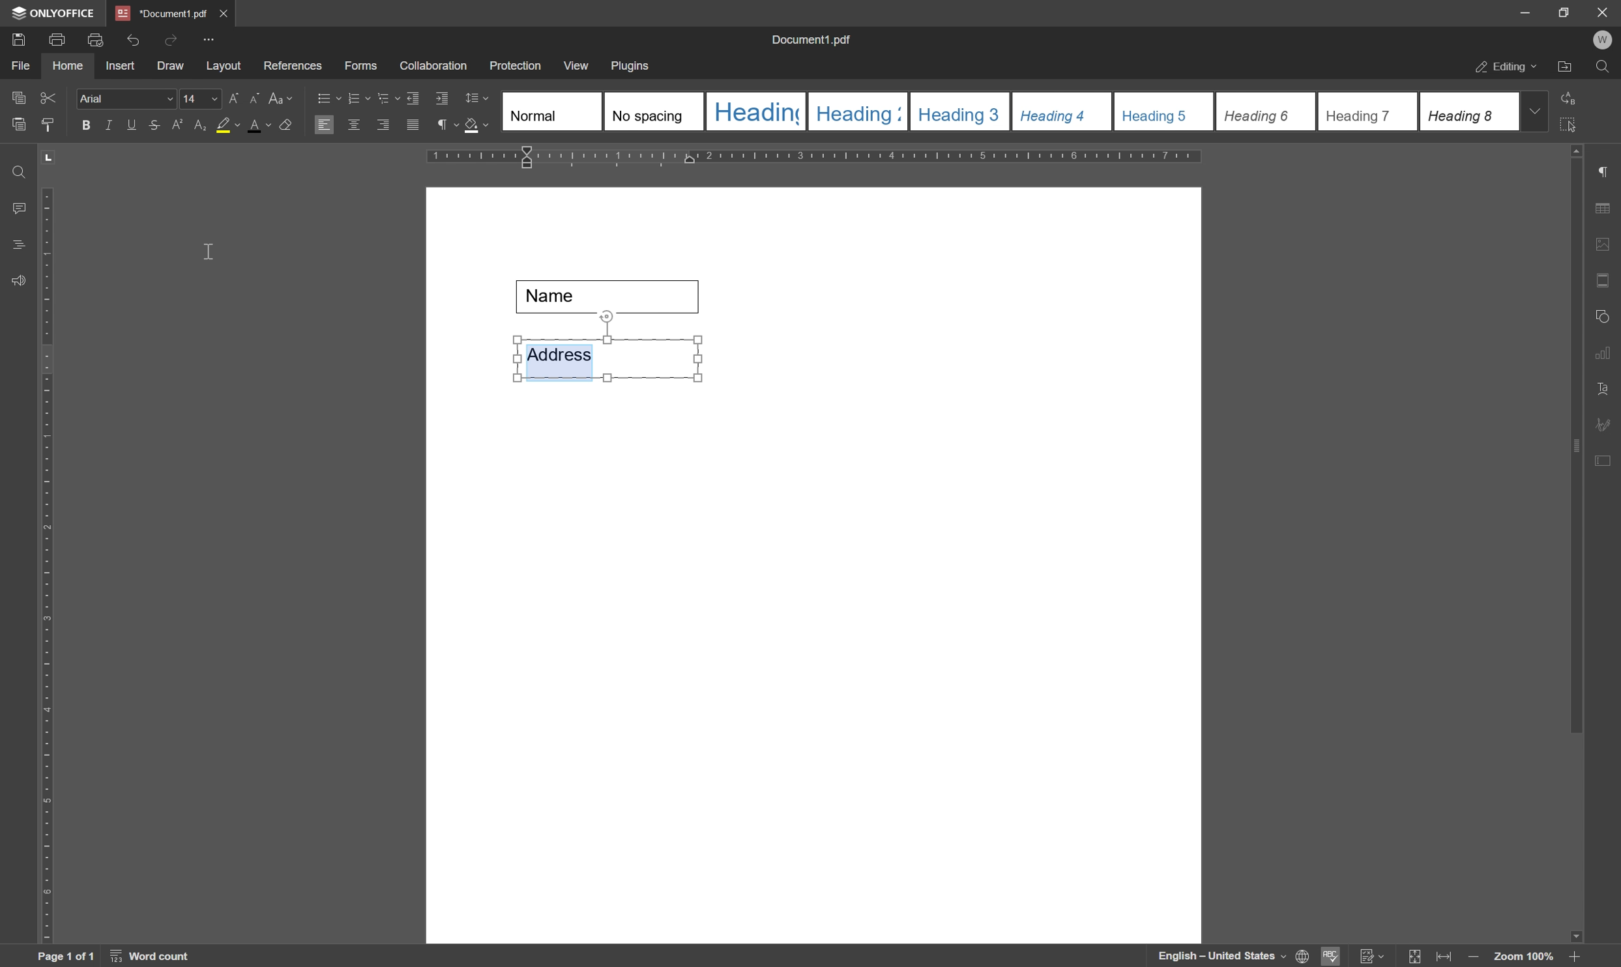  I want to click on paragraph settings, so click(1610, 172).